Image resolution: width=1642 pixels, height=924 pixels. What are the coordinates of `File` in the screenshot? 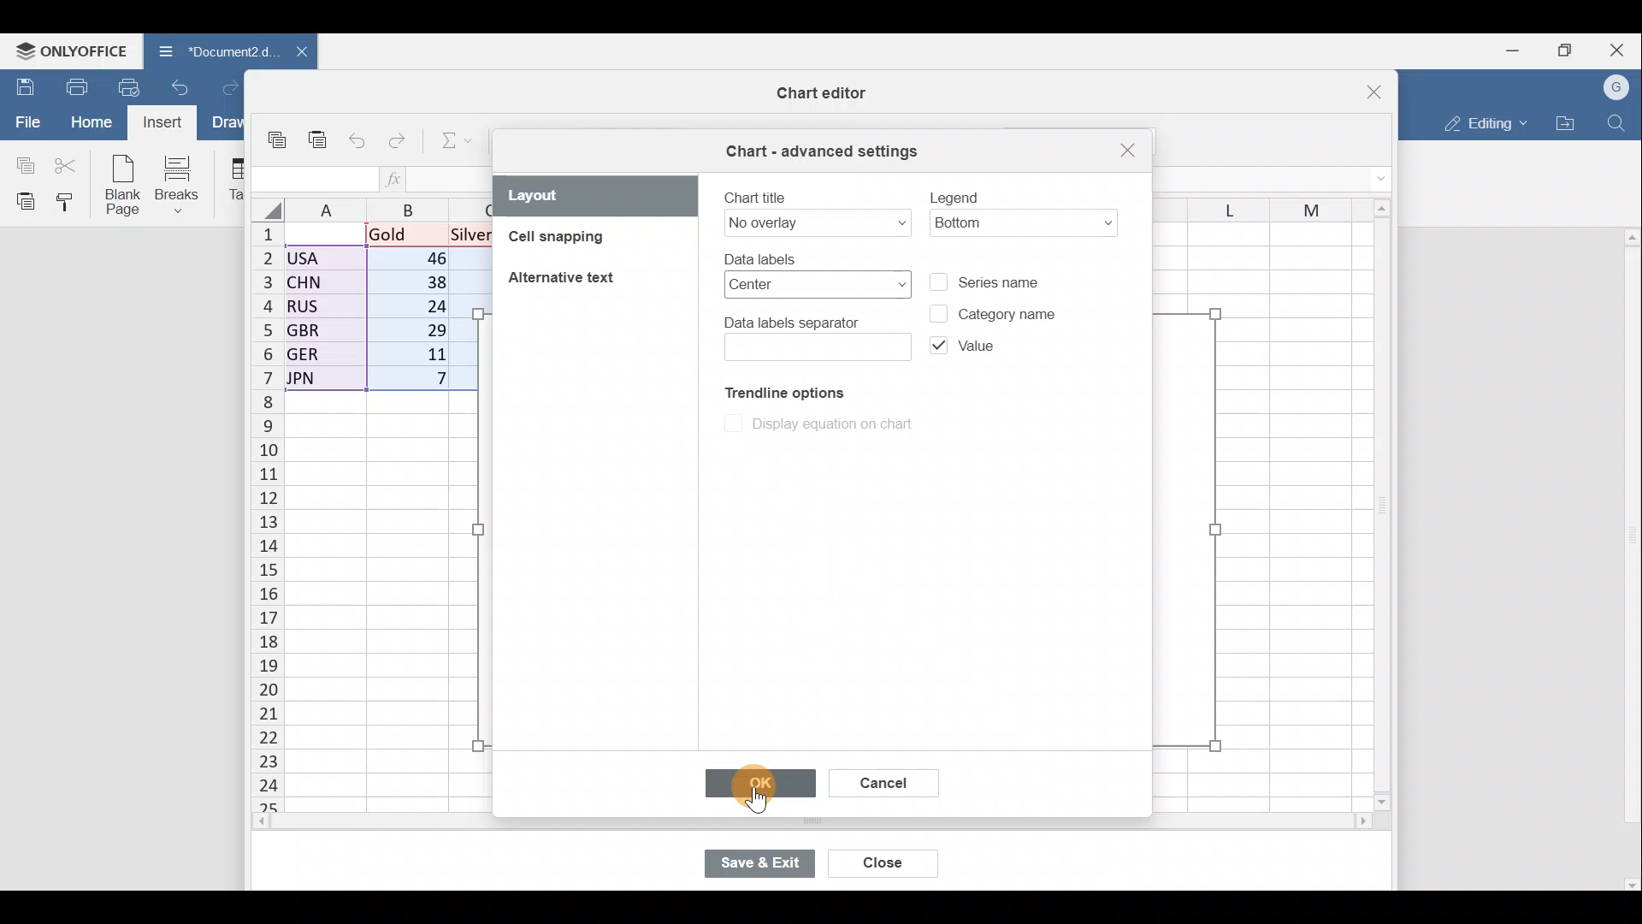 It's located at (26, 121).